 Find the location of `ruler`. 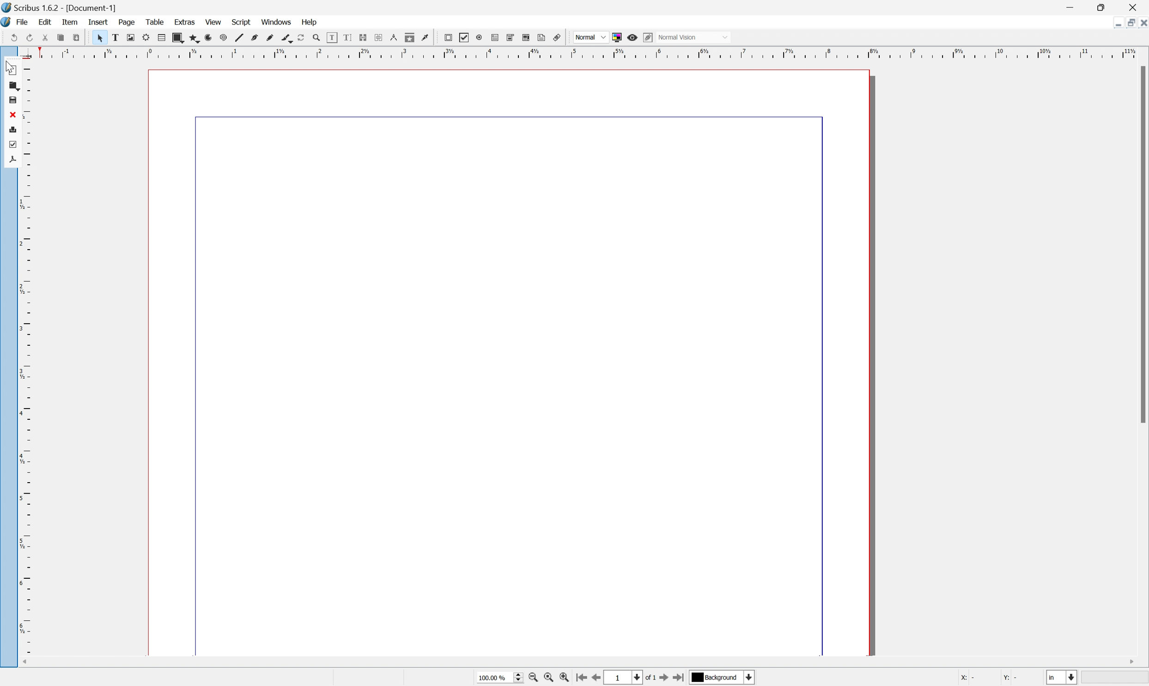

ruler is located at coordinates (11, 413).